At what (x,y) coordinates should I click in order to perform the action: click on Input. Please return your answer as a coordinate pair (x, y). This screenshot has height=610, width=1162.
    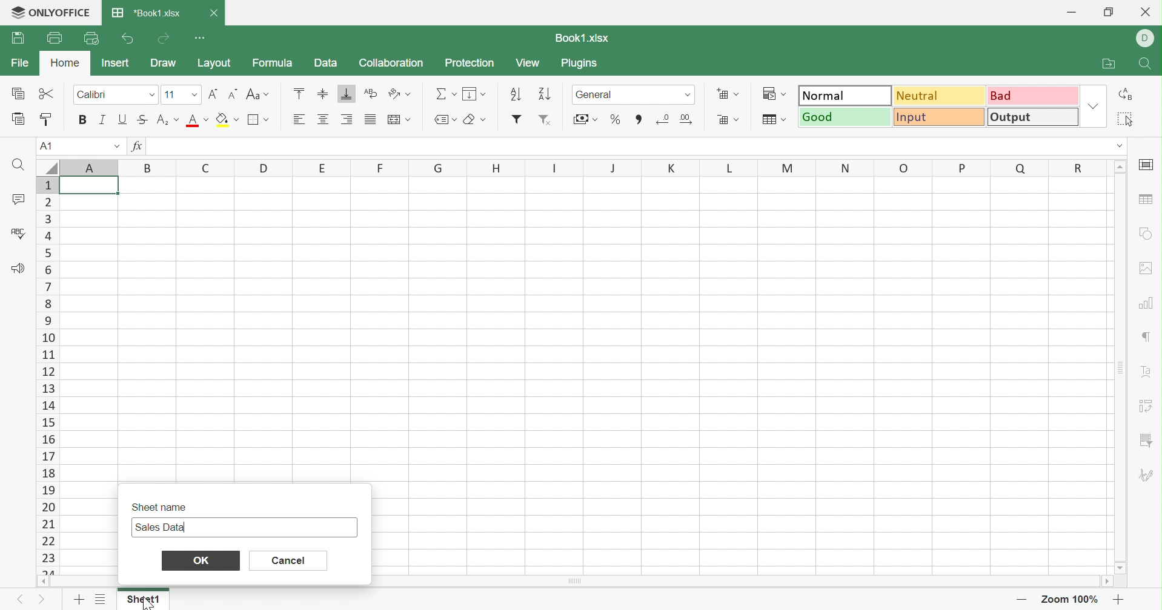
    Looking at the image, I should click on (941, 117).